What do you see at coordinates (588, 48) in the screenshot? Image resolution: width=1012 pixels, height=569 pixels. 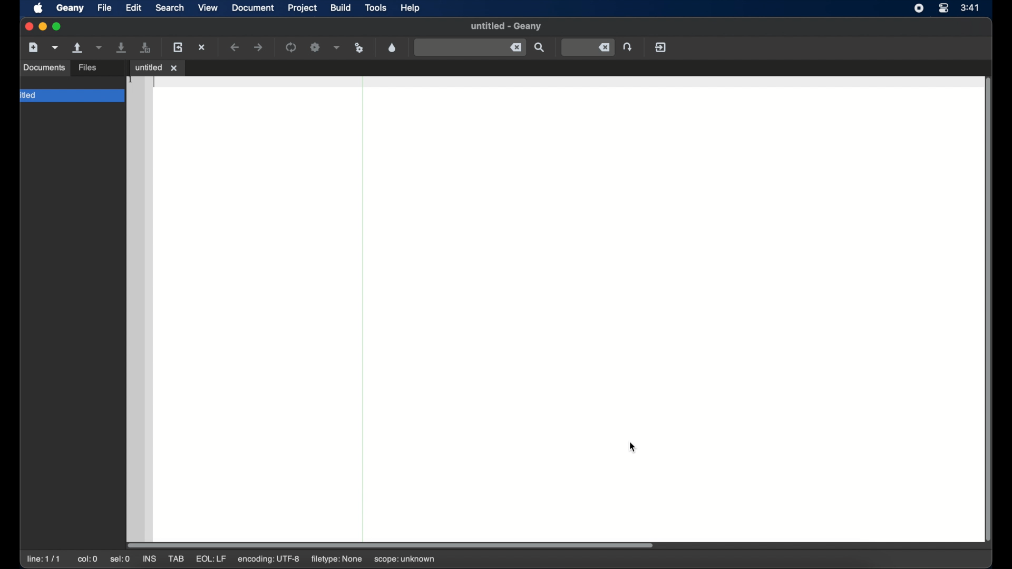 I see `jump to entered line number` at bounding box center [588, 48].